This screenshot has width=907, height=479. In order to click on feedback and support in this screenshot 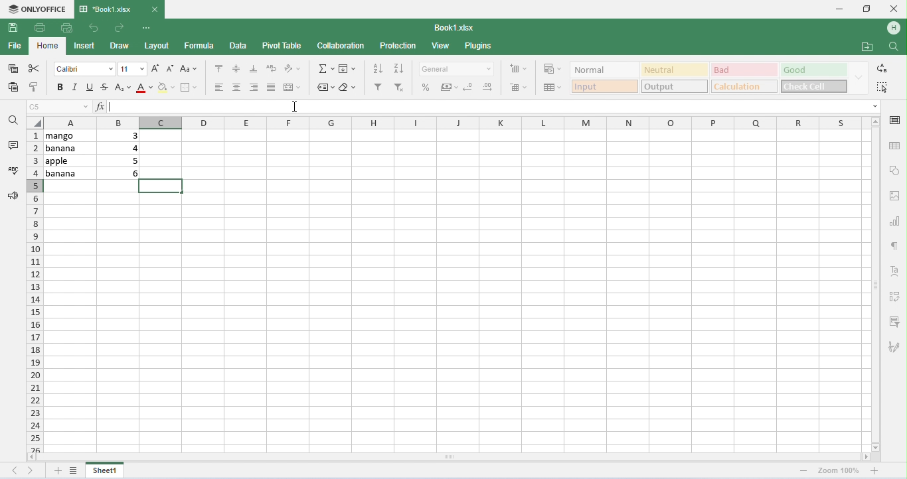, I will do `click(14, 195)`.